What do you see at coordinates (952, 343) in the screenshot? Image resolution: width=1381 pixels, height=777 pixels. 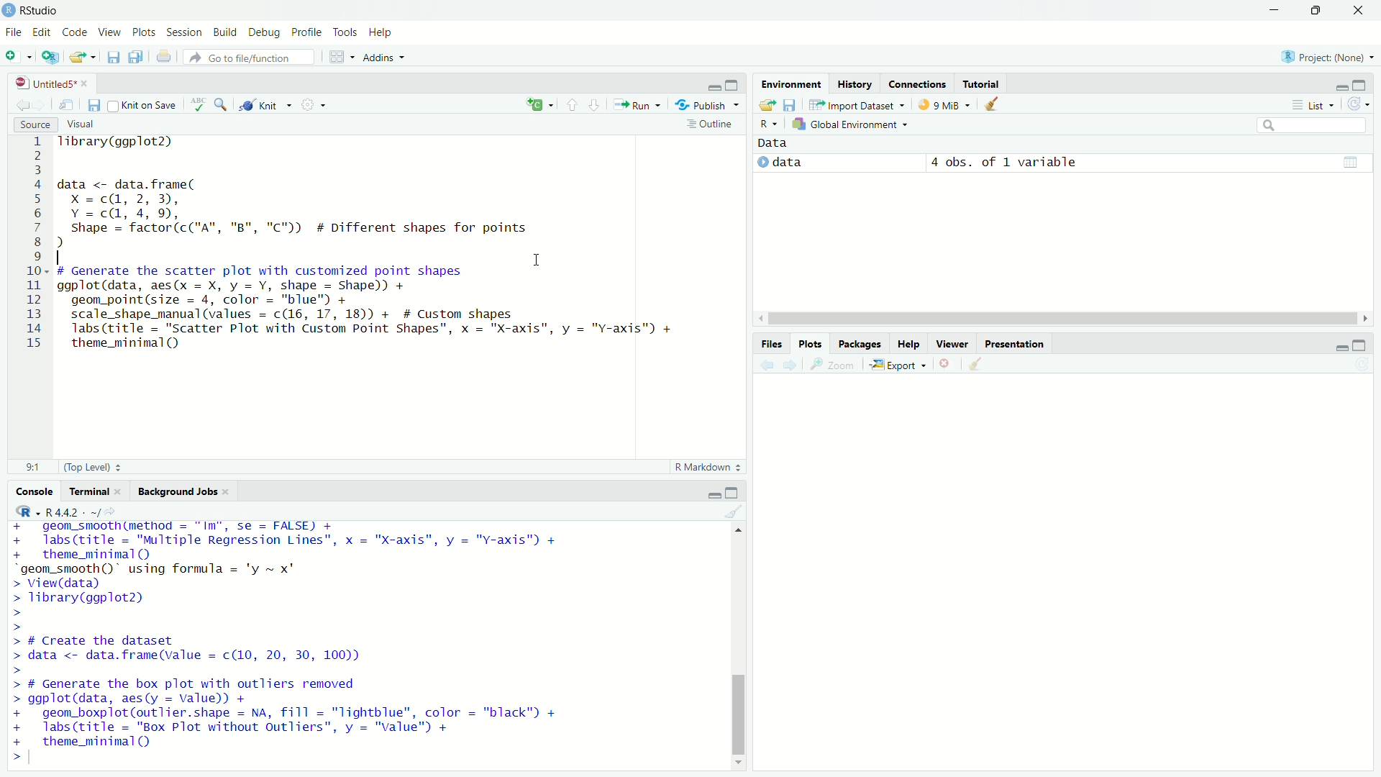 I see `Viewer` at bounding box center [952, 343].